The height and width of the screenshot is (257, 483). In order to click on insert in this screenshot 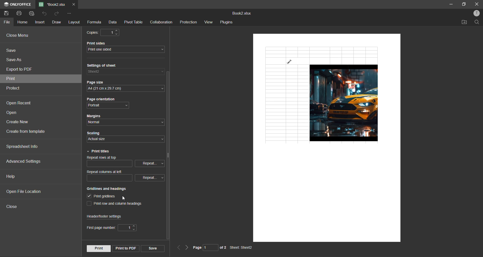, I will do `click(39, 22)`.